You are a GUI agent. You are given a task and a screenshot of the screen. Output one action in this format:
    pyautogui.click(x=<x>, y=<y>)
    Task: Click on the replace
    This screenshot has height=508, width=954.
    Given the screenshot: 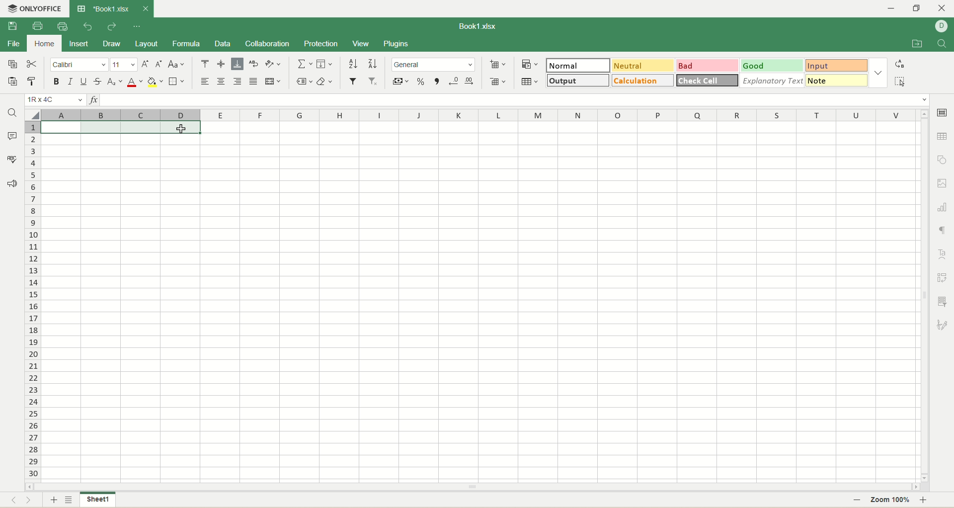 What is the action you would take?
    pyautogui.click(x=899, y=65)
    